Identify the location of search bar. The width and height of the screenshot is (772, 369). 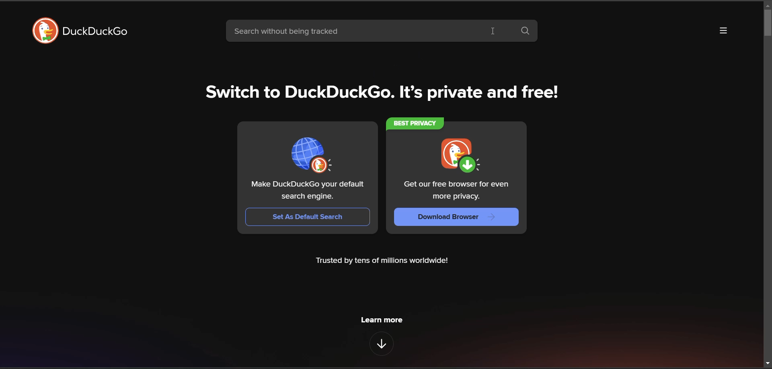
(367, 31).